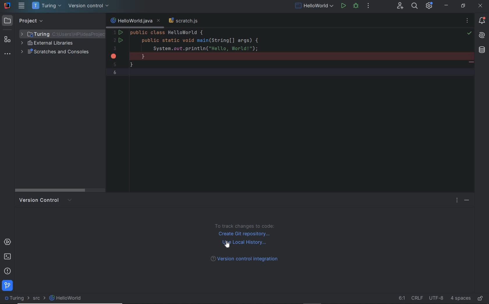  I want to click on AI assistant, so click(483, 36).